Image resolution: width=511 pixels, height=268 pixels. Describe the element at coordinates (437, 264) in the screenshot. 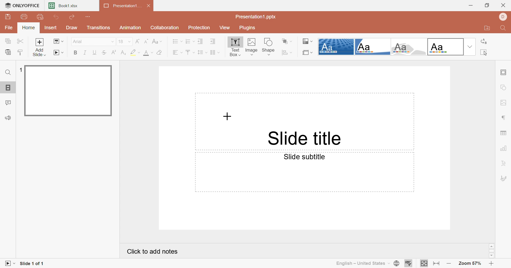

I see `Fit to width` at that location.